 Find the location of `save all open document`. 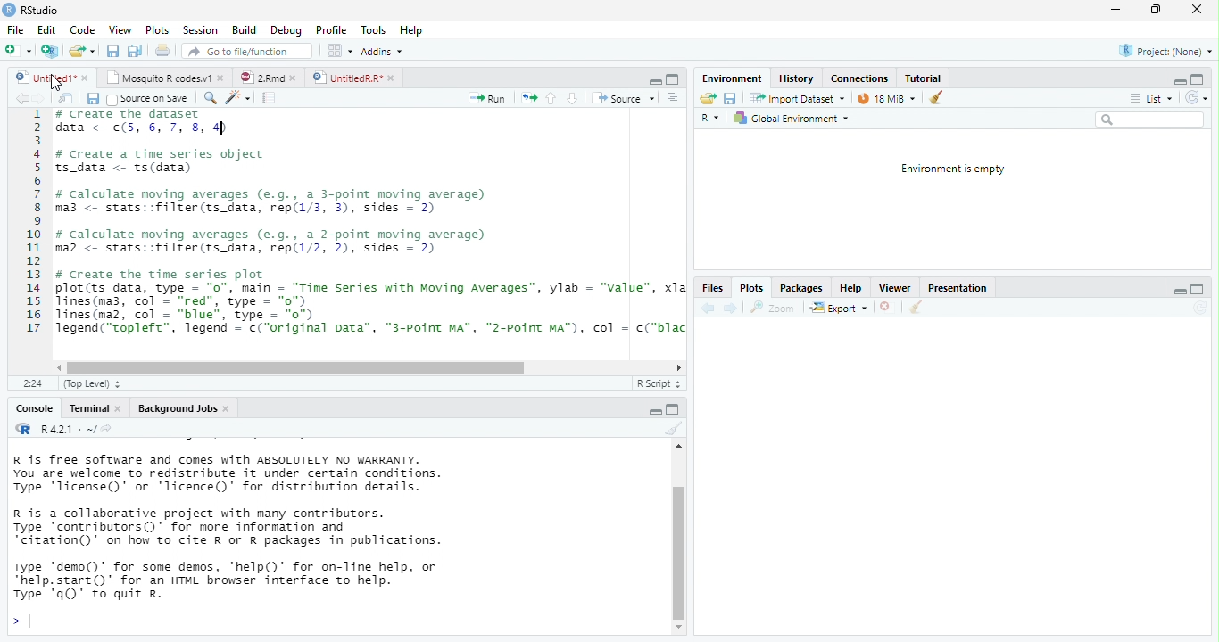

save all open document is located at coordinates (112, 51).